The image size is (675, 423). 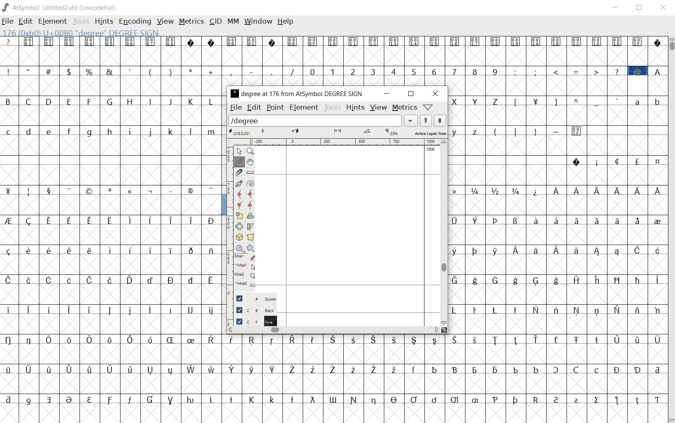 What do you see at coordinates (657, 70) in the screenshot?
I see `A` at bounding box center [657, 70].